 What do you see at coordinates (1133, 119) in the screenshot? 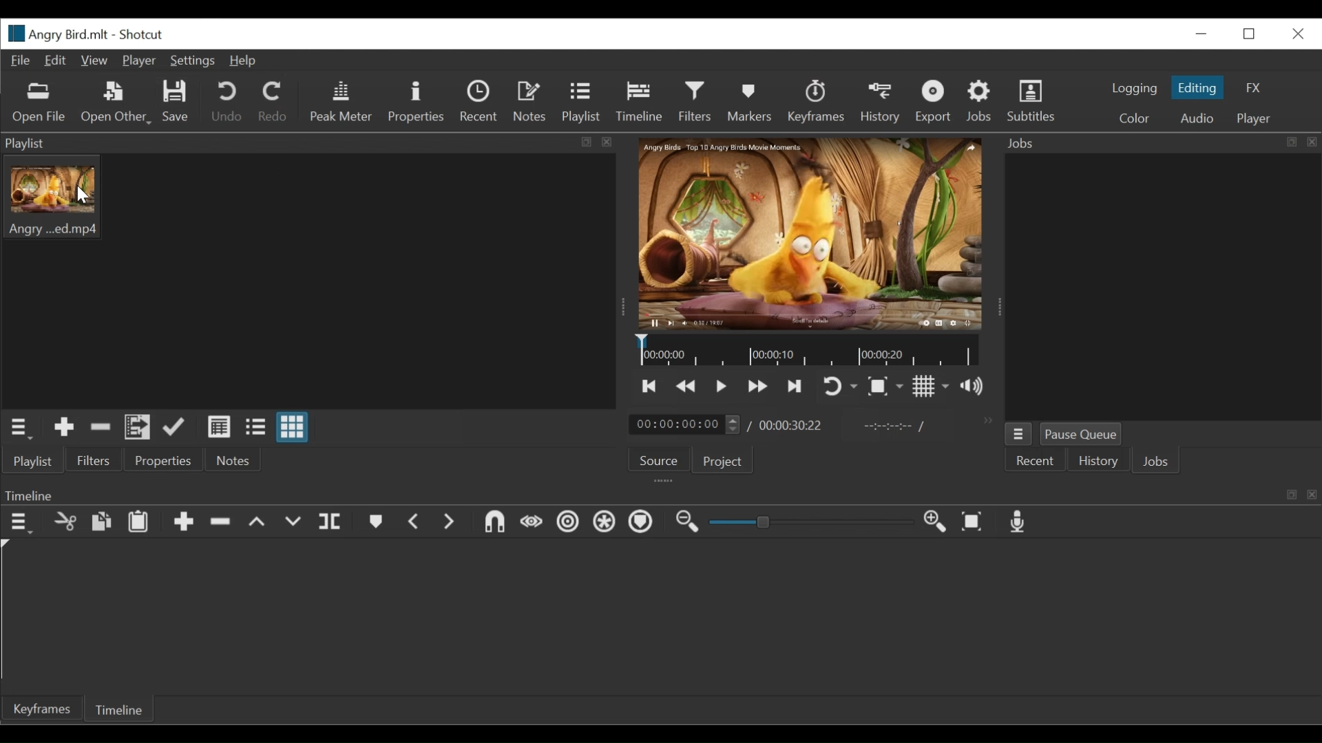
I see `color` at bounding box center [1133, 119].